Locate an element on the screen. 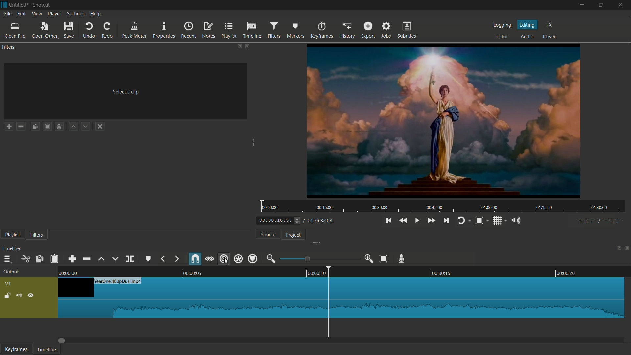 The width and height of the screenshot is (631, 355). source is located at coordinates (268, 235).